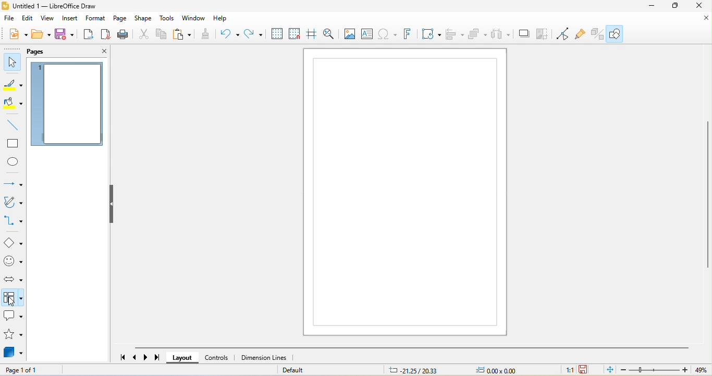  What do you see at coordinates (526, 34) in the screenshot?
I see `shadow` at bounding box center [526, 34].